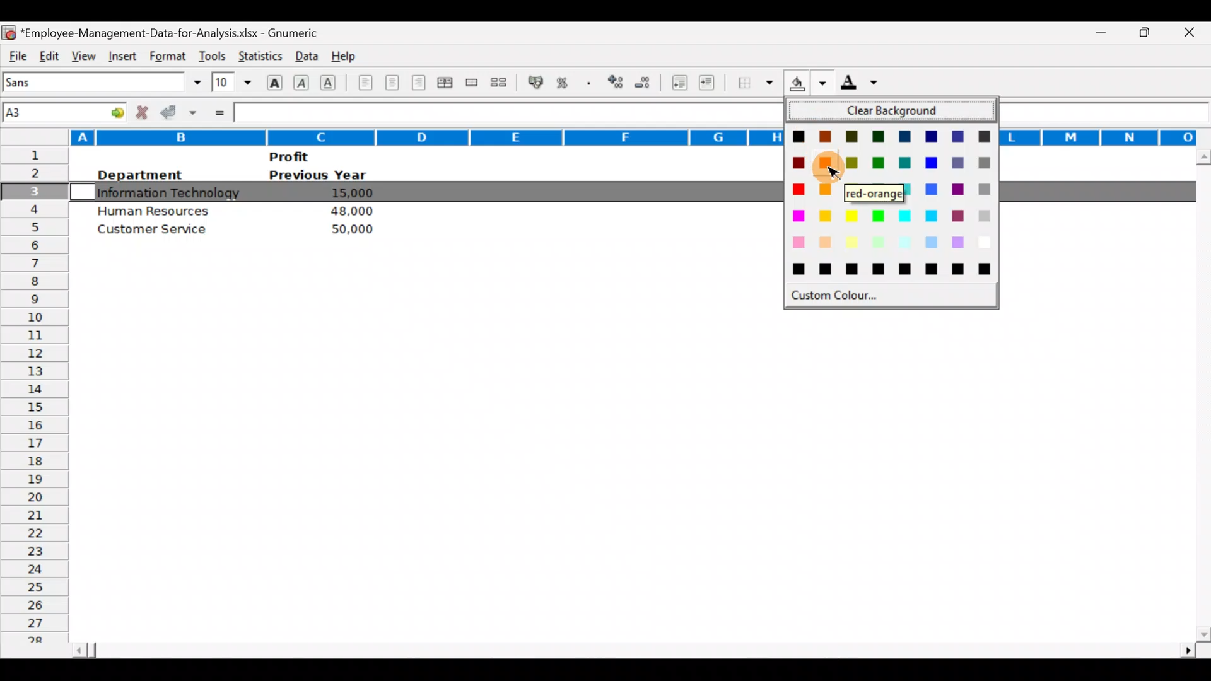 This screenshot has width=1211, height=681. Describe the element at coordinates (828, 166) in the screenshot. I see `Cursor on red-orange color` at that location.